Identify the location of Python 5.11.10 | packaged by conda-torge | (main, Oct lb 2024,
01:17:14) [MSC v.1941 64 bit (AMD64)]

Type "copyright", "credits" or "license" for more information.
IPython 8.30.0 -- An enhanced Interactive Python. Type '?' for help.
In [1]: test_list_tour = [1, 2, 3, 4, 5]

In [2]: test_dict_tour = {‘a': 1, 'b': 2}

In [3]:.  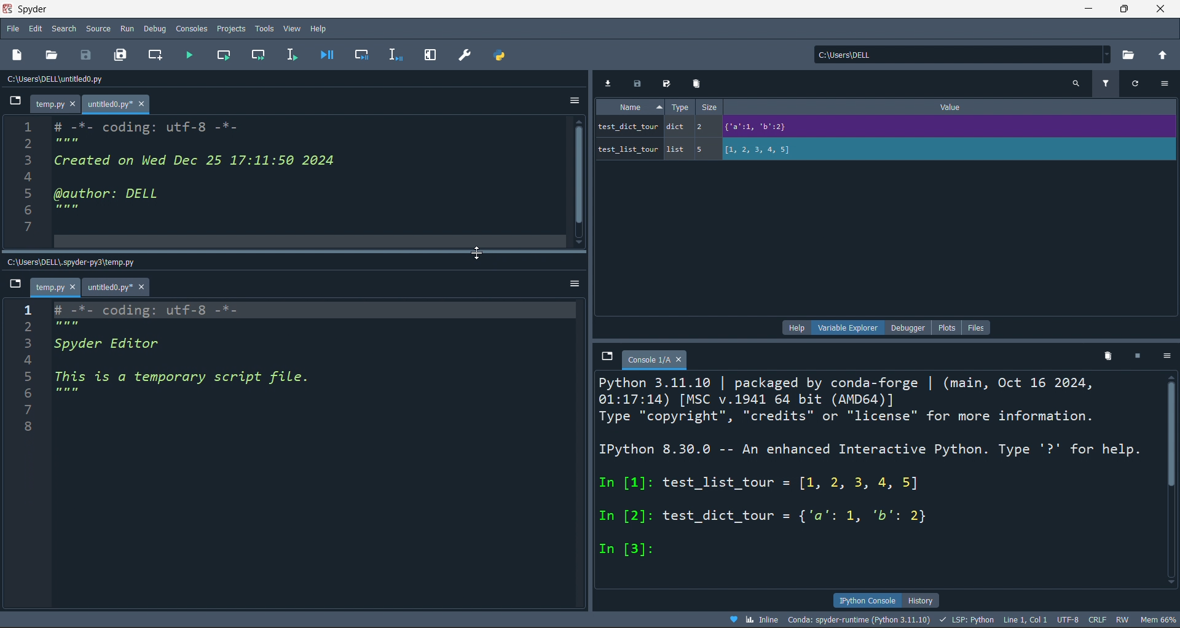
(871, 468).